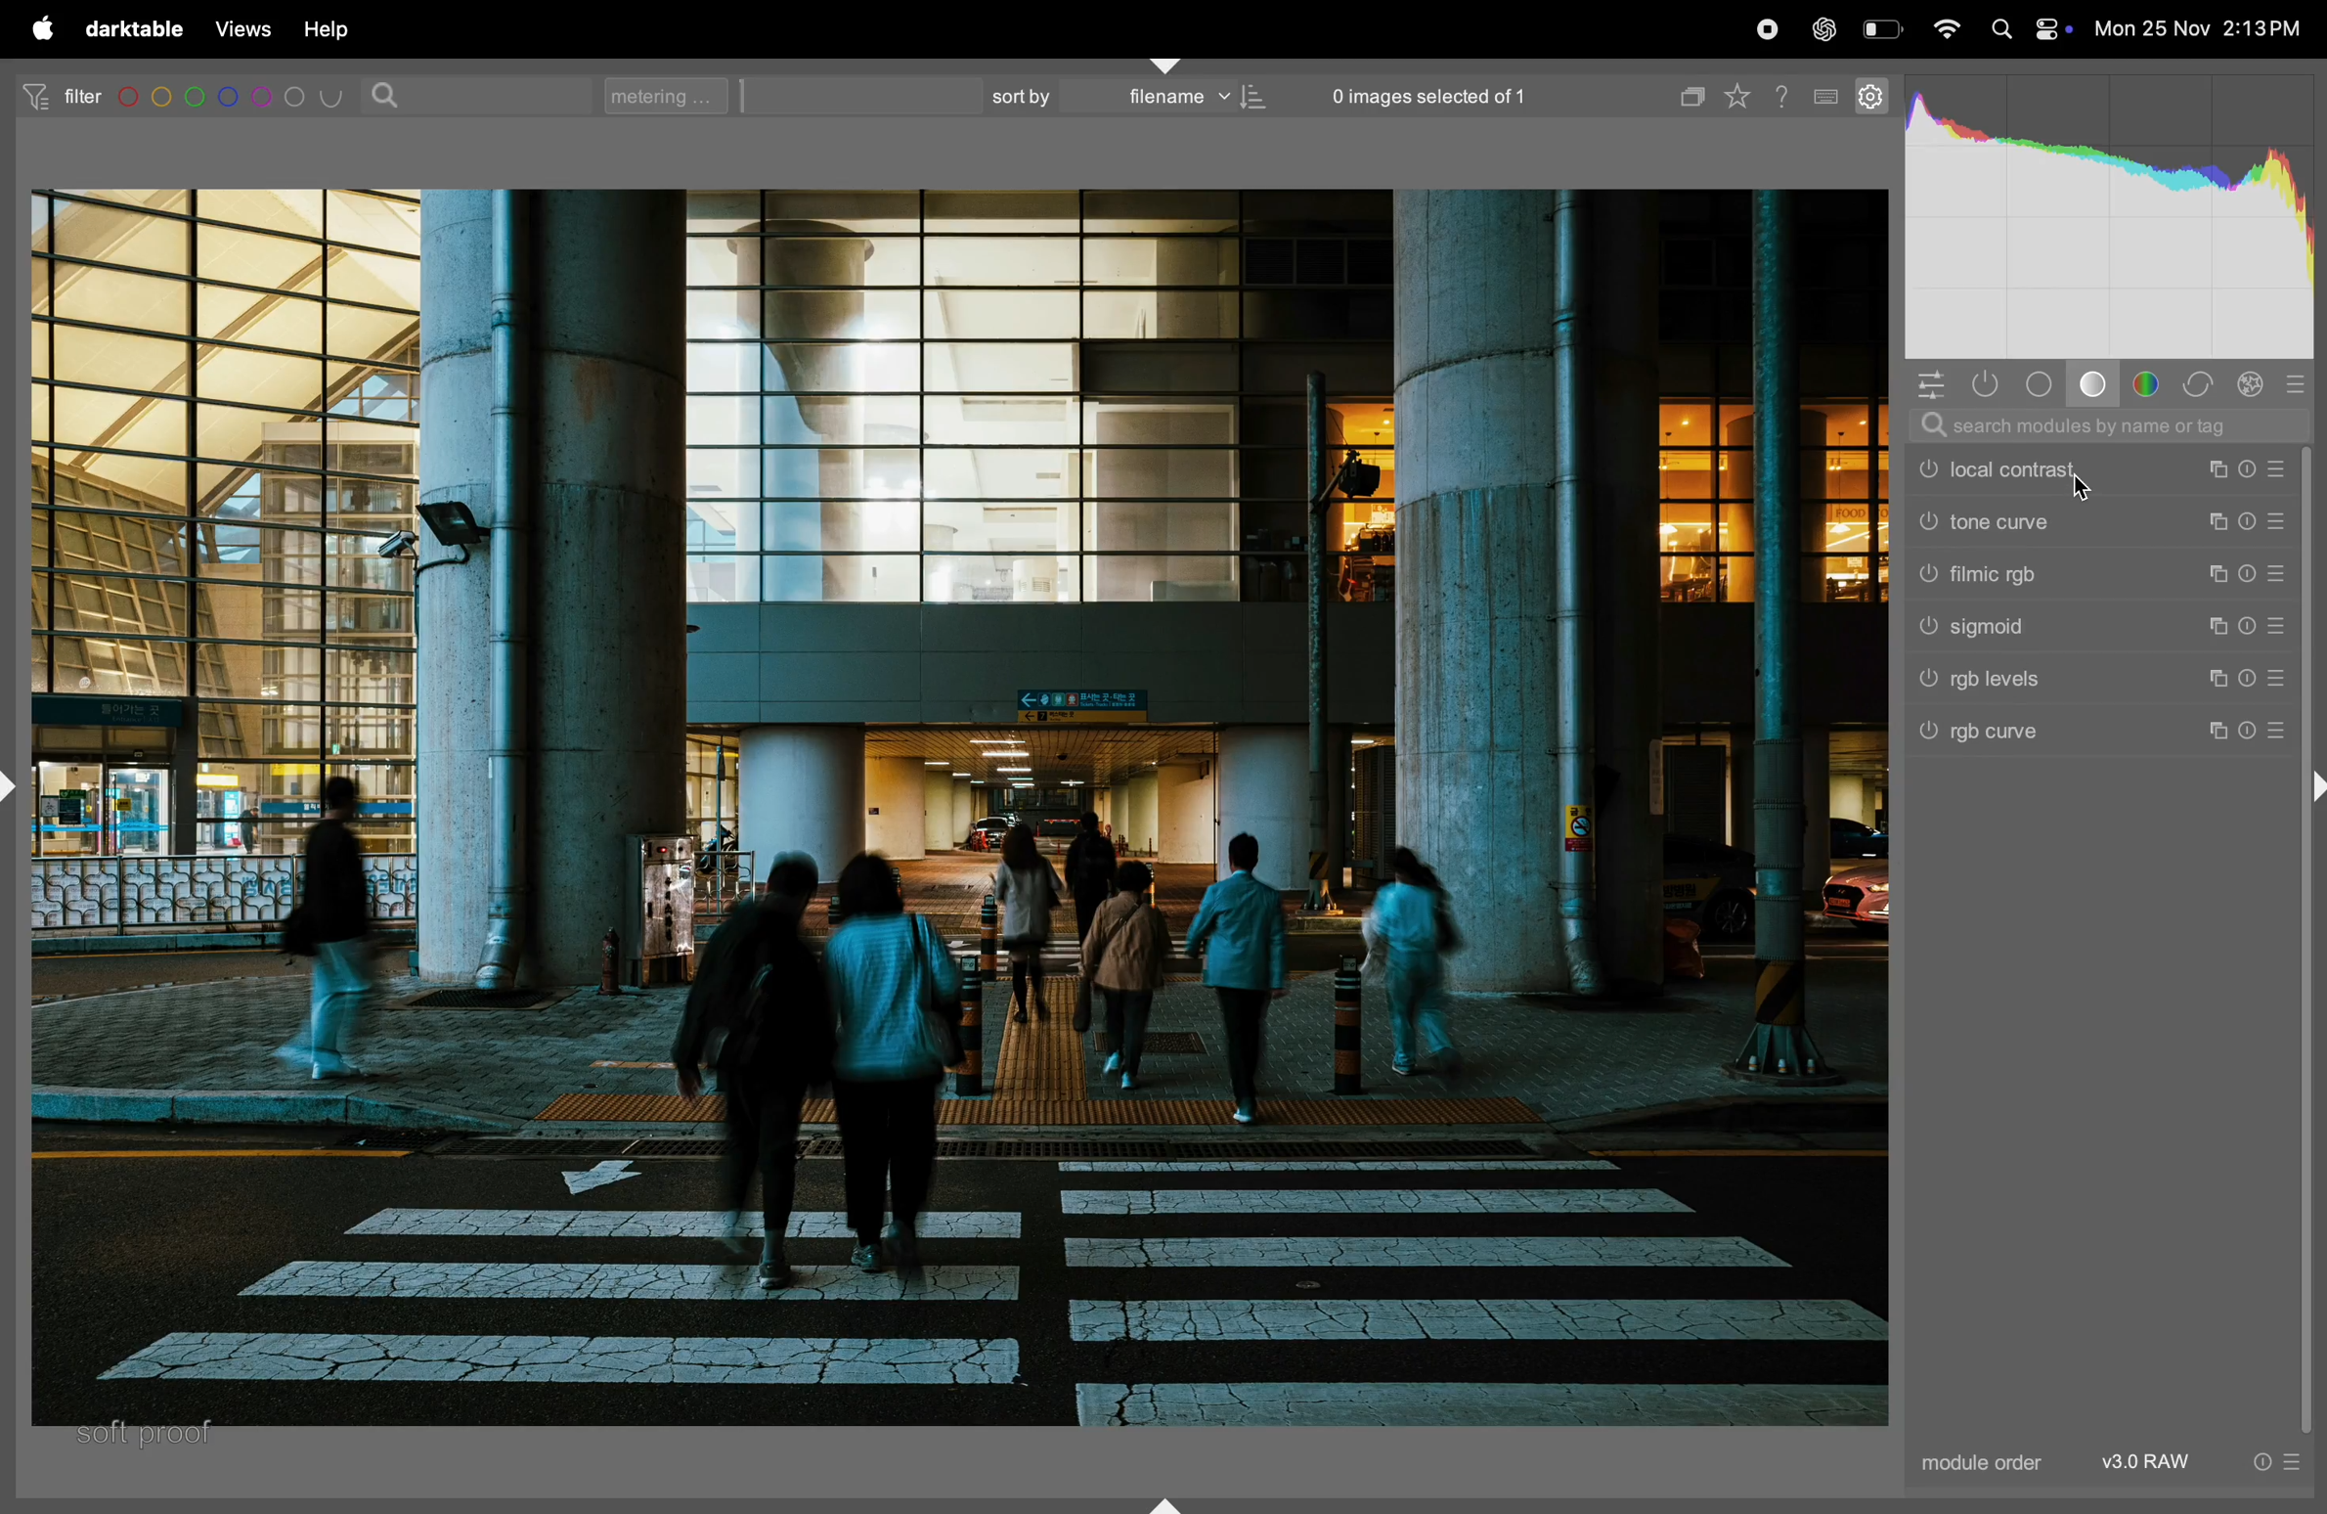 The height and width of the screenshot is (1514, 2327). Describe the element at coordinates (2081, 484) in the screenshot. I see `cursor` at that location.